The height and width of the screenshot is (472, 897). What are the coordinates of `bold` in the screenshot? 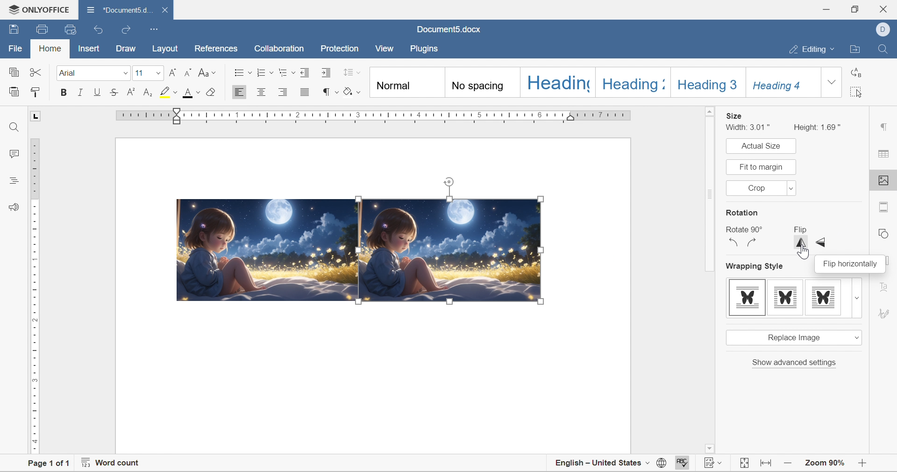 It's located at (64, 92).